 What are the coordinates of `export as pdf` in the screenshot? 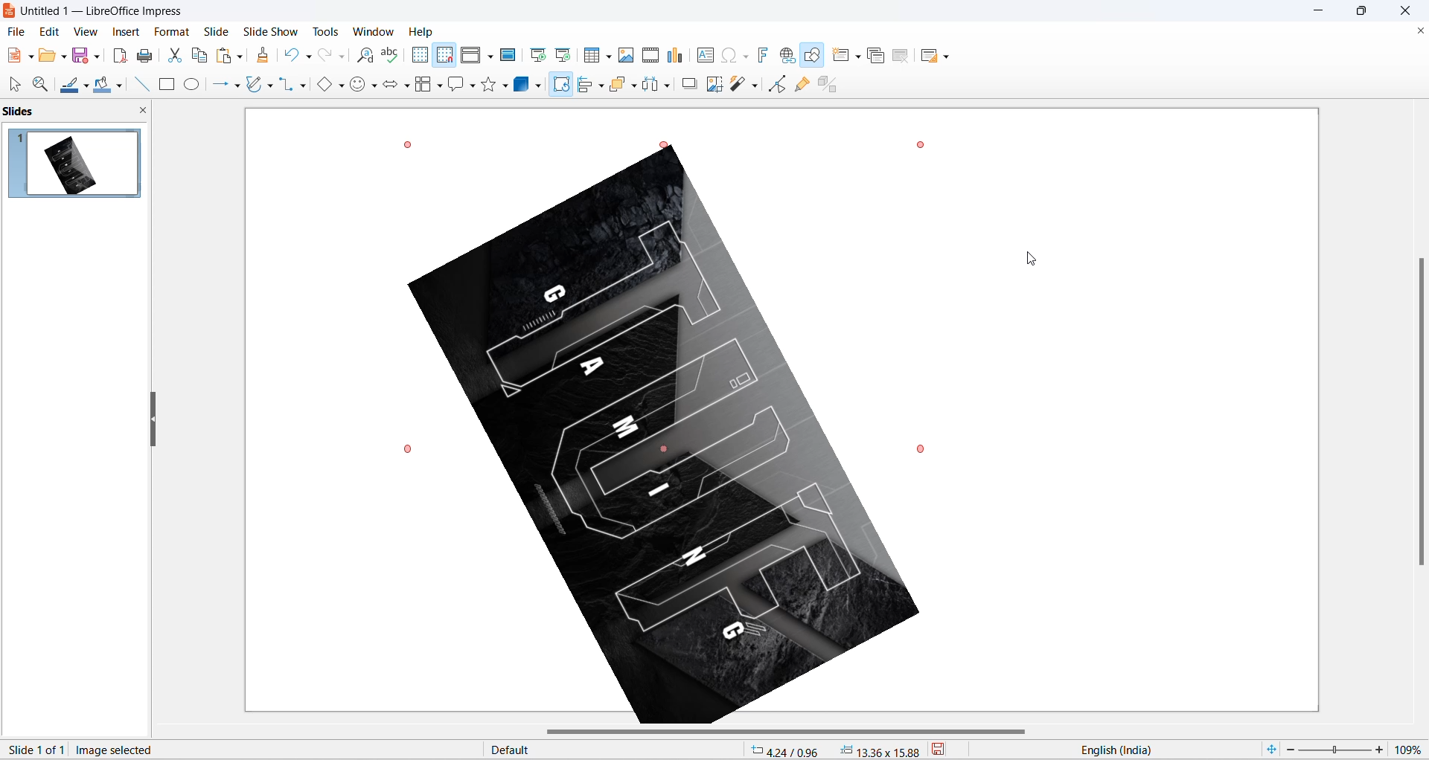 It's located at (119, 54).